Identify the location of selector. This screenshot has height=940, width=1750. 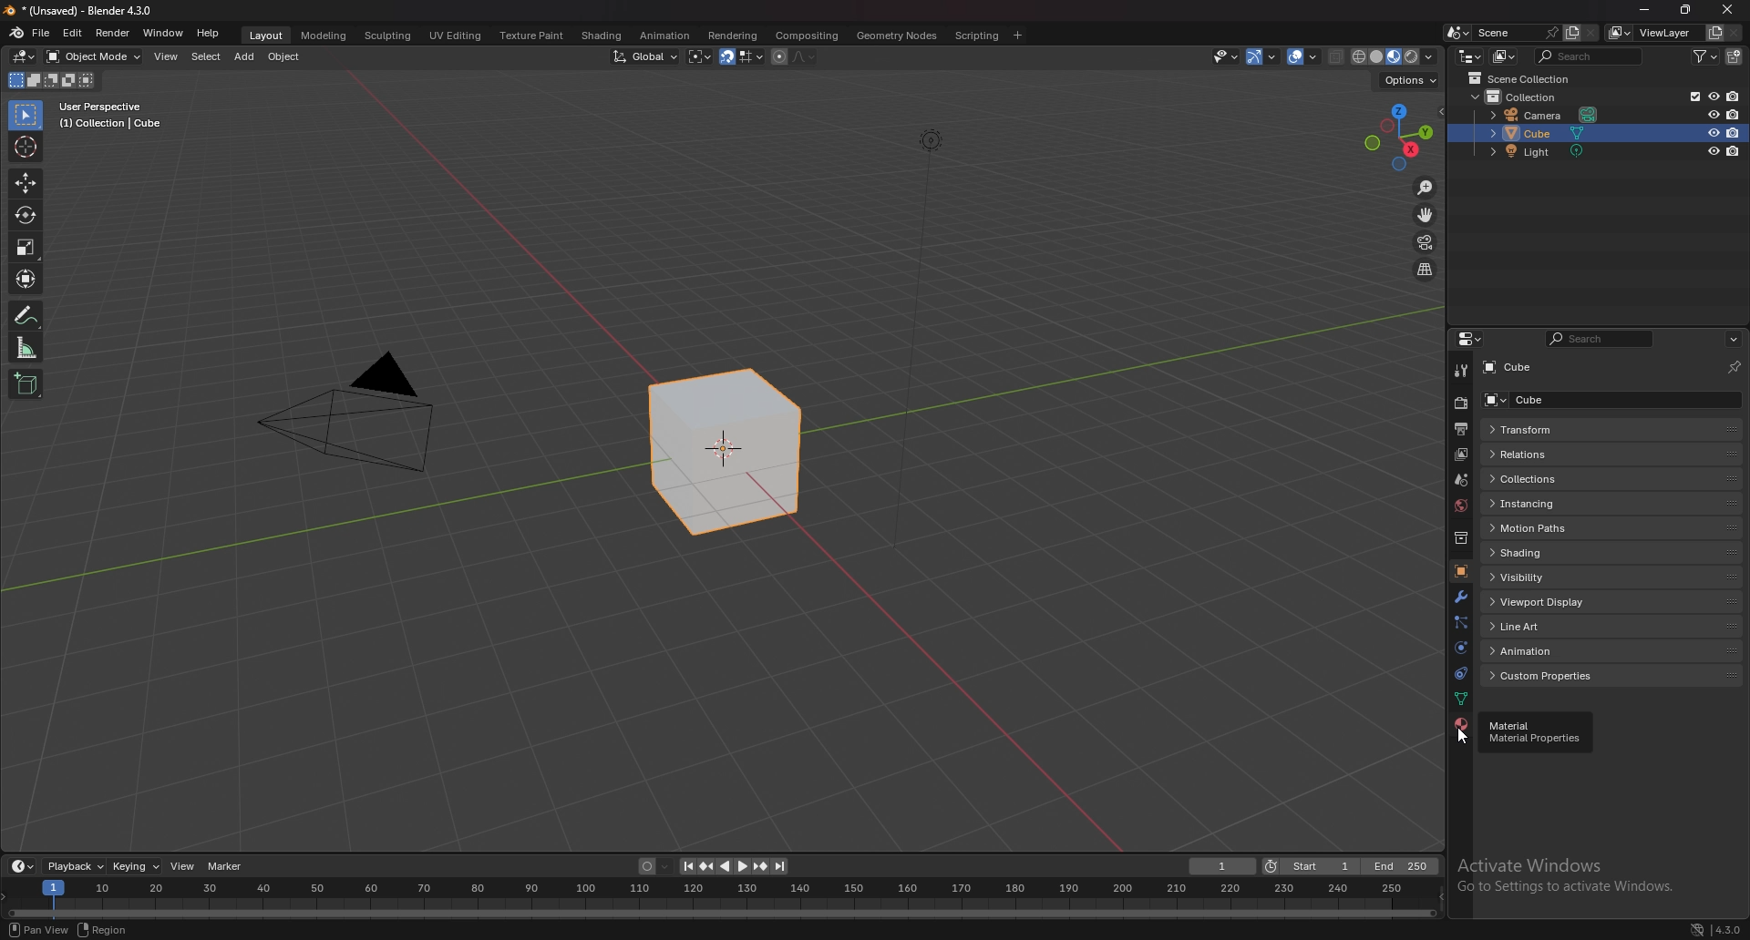
(25, 116).